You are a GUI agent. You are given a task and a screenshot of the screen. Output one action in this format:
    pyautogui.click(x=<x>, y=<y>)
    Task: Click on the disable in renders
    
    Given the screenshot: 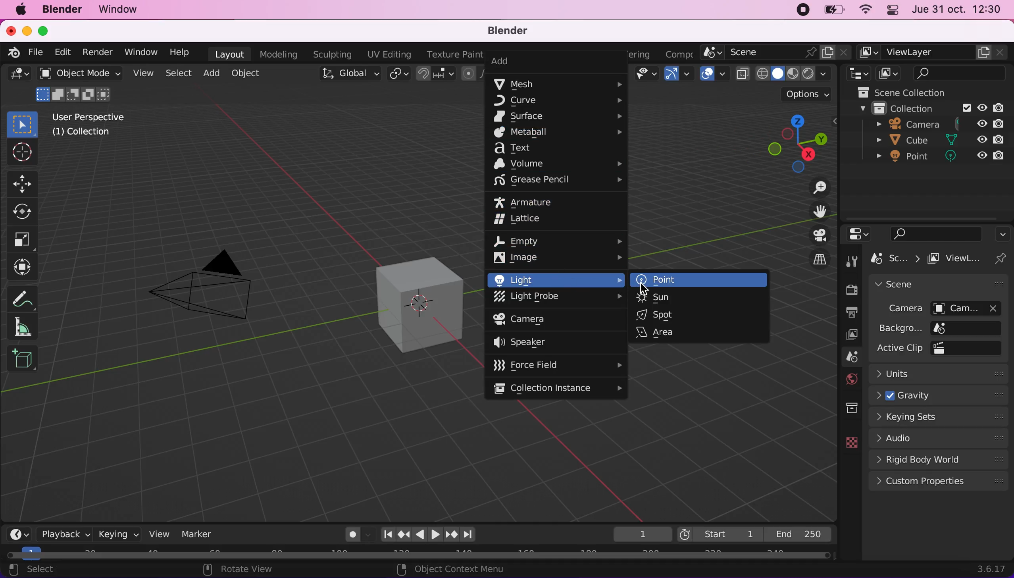 What is the action you would take?
    pyautogui.click(x=1002, y=107)
    